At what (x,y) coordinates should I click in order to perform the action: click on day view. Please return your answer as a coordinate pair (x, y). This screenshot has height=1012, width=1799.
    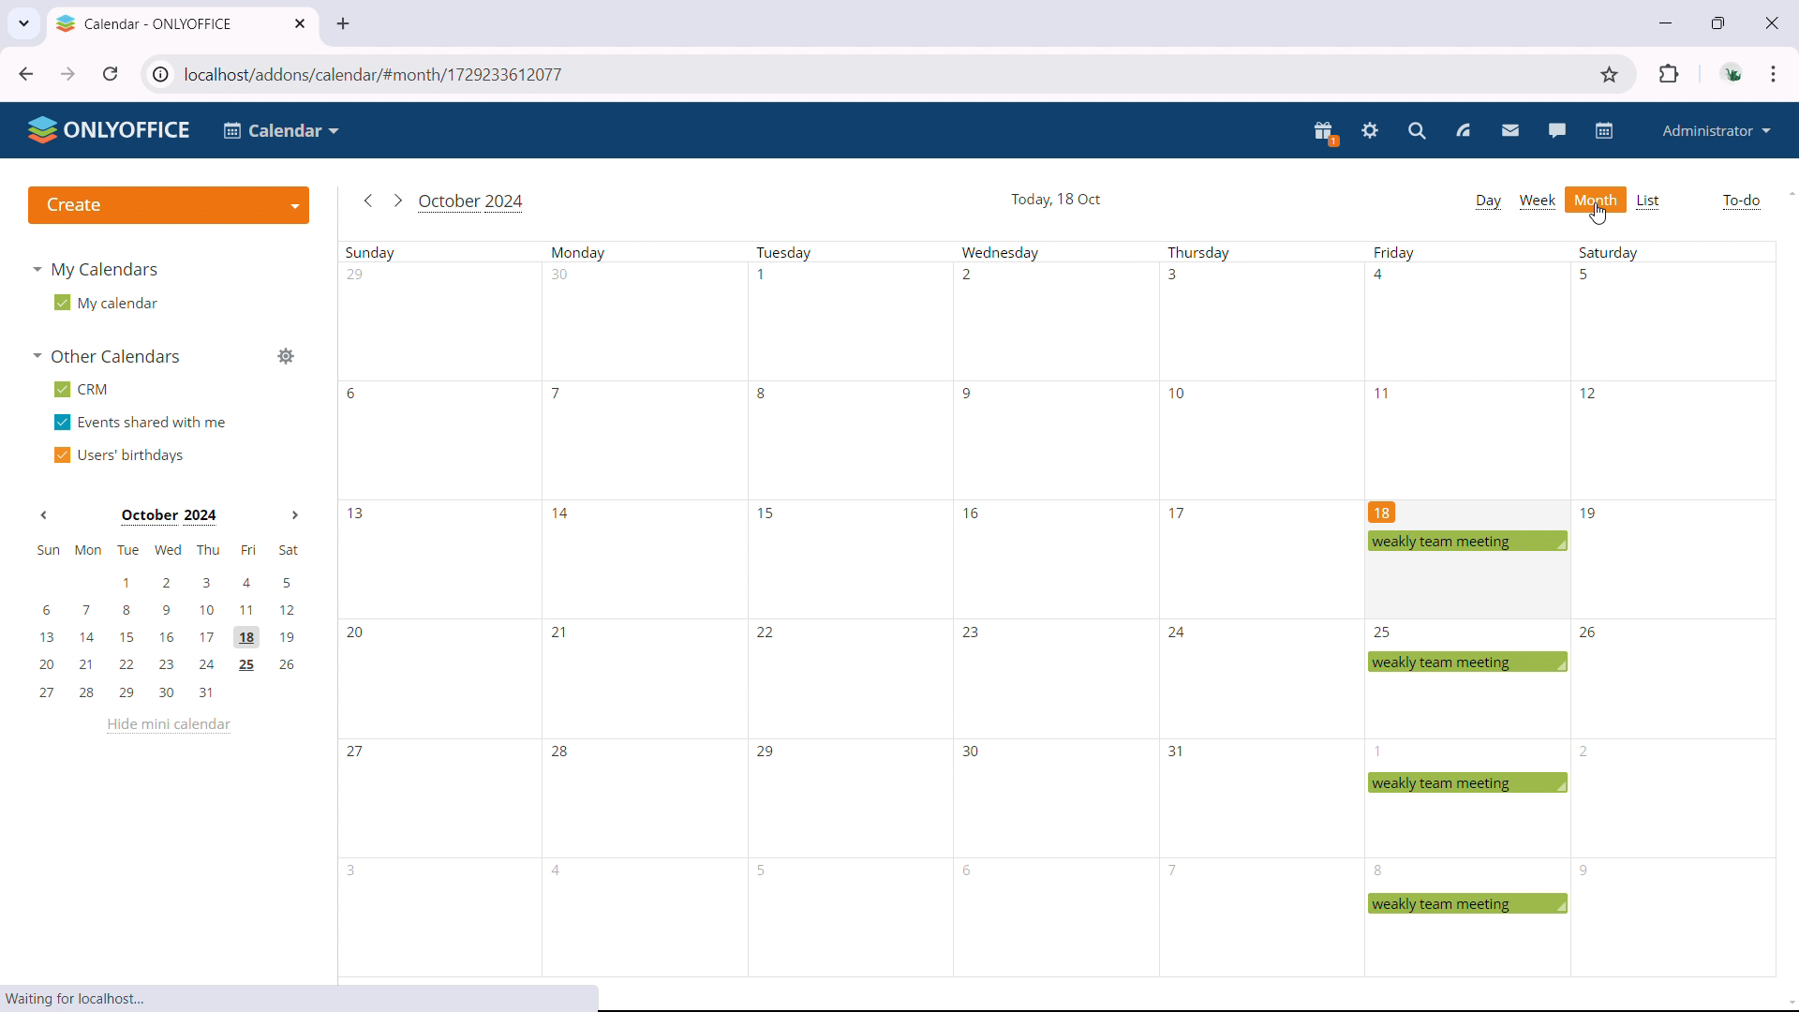
    Looking at the image, I should click on (1489, 201).